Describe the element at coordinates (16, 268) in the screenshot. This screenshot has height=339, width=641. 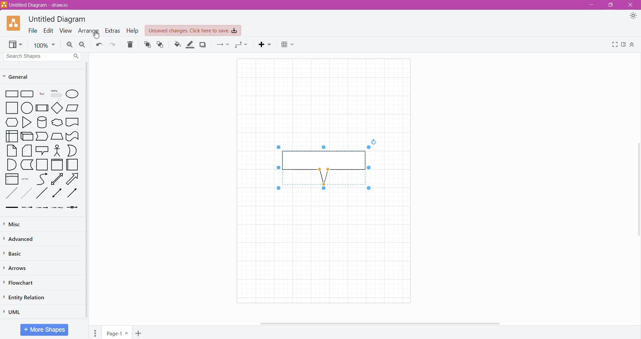
I see `Arrows` at that location.